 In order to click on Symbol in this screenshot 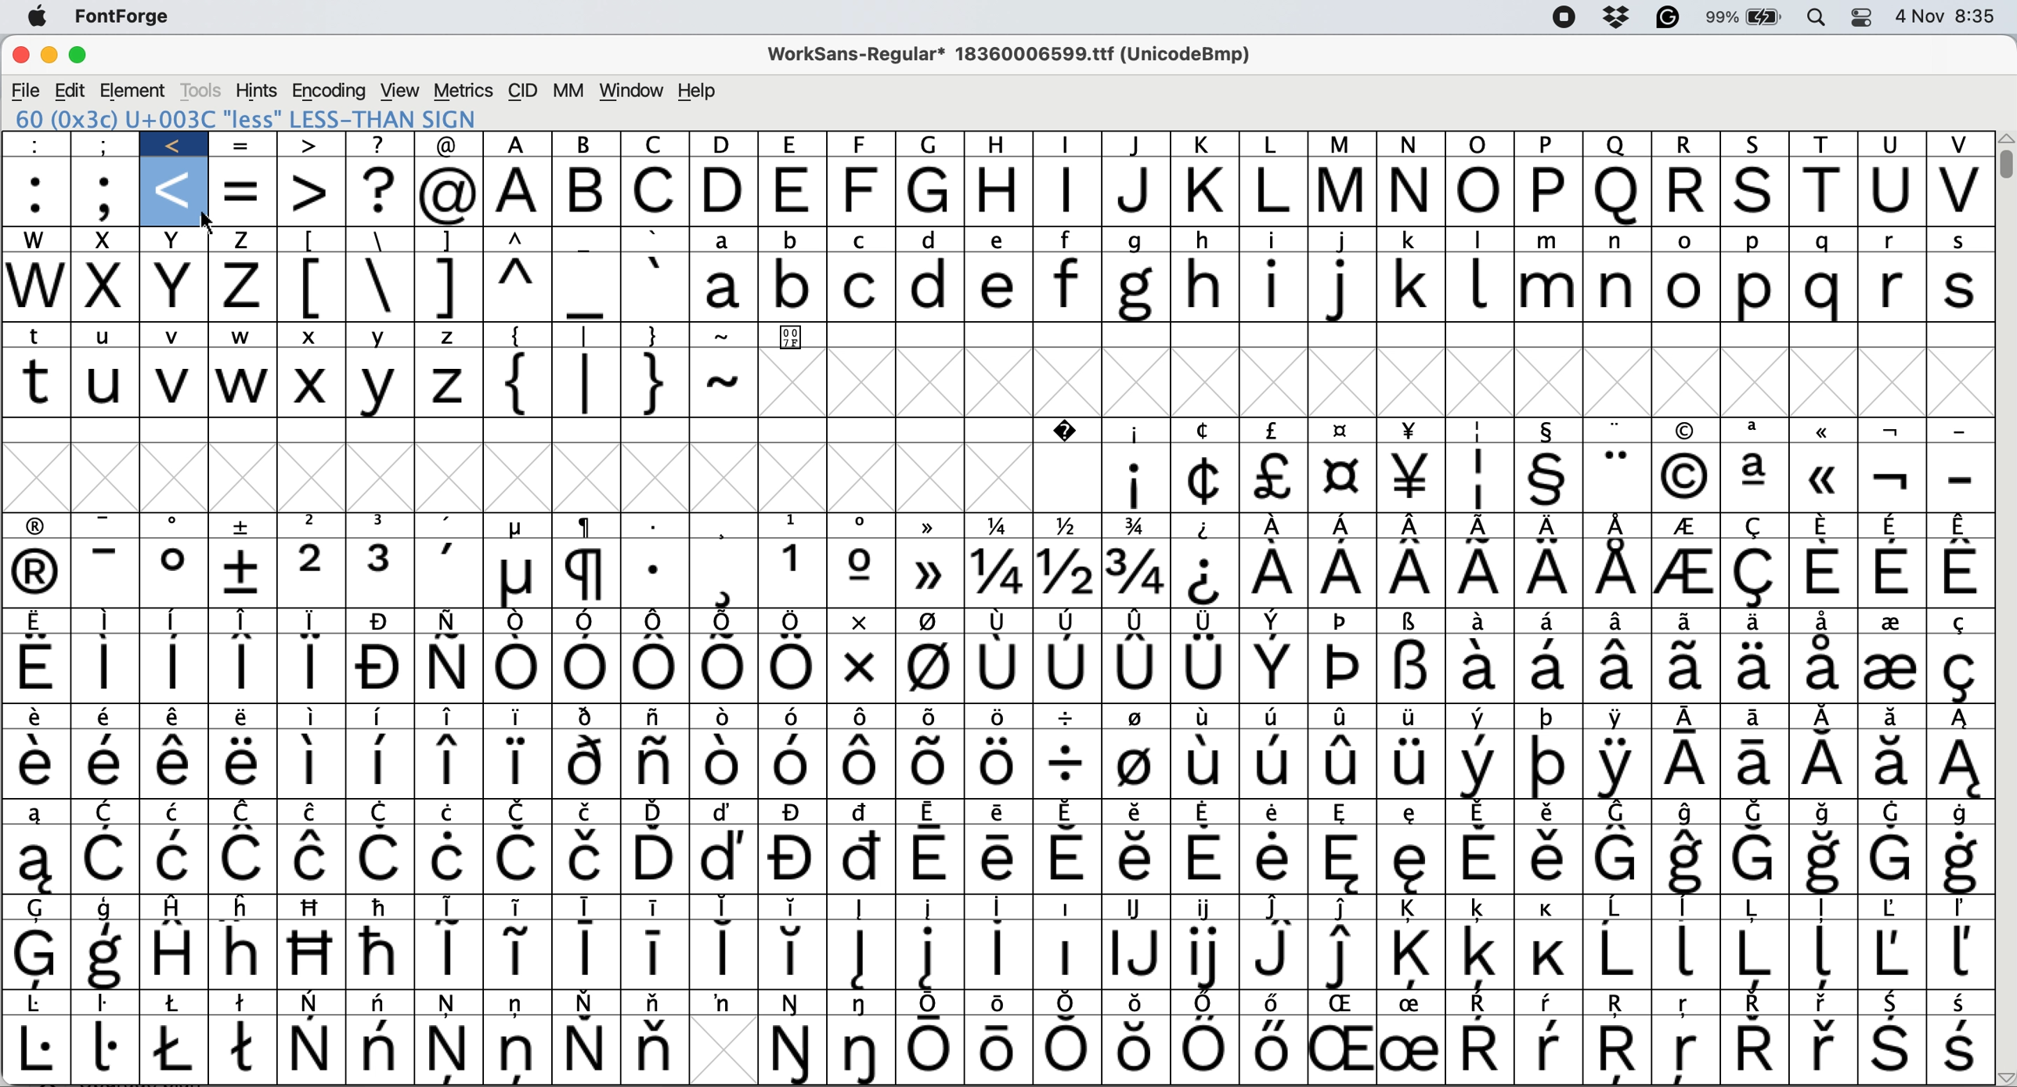, I will do `click(1340, 1050)`.